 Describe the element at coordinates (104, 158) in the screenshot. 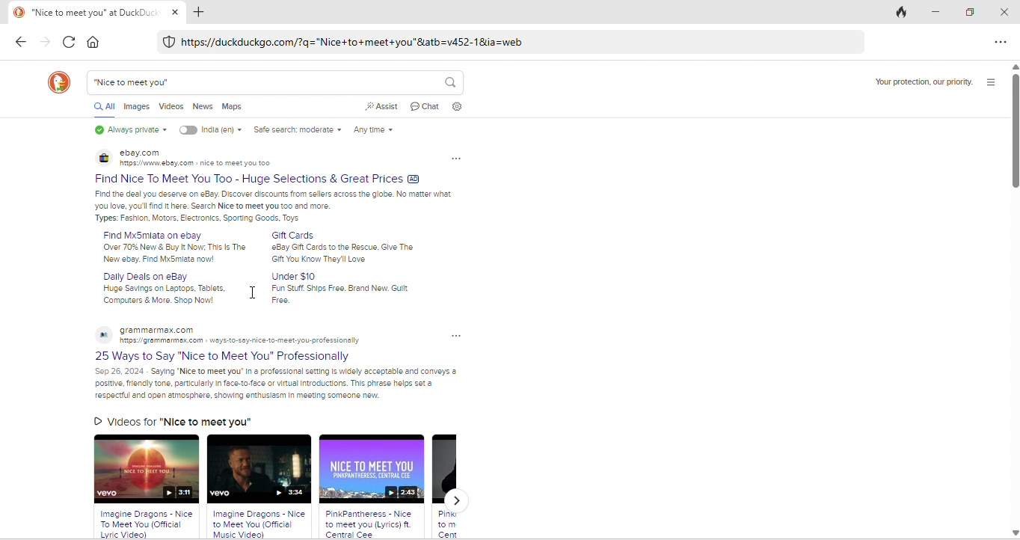

I see `Pictures` at that location.